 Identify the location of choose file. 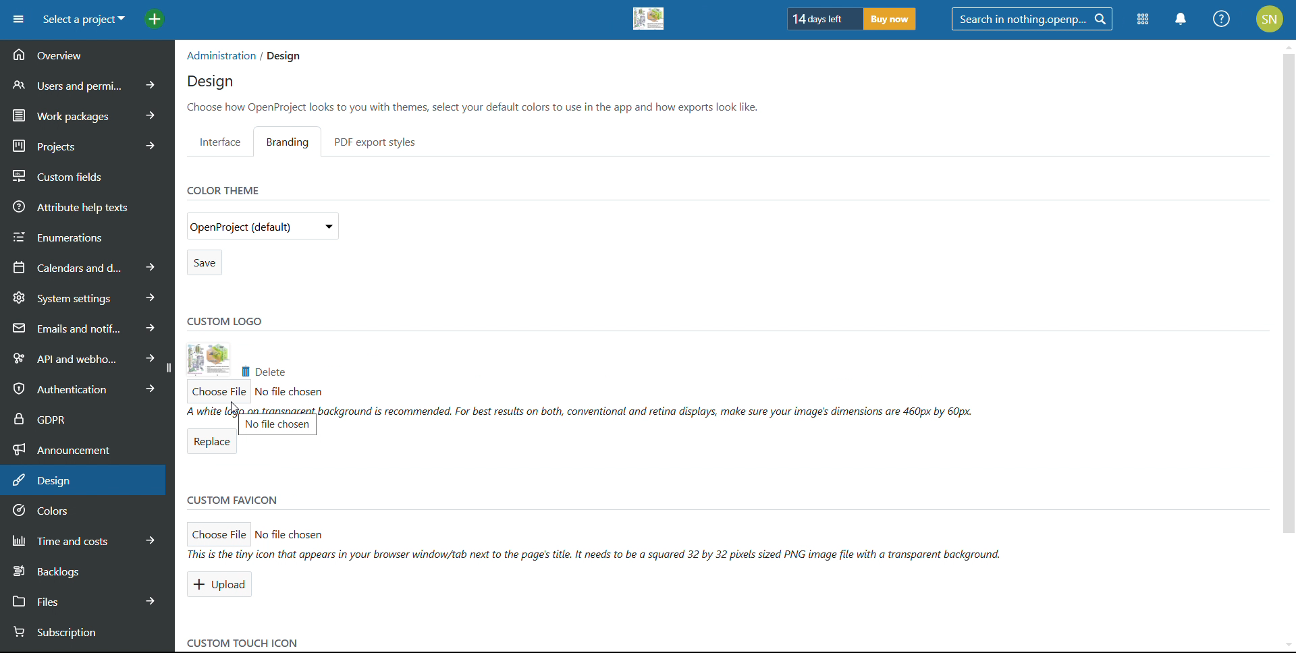
(216, 392).